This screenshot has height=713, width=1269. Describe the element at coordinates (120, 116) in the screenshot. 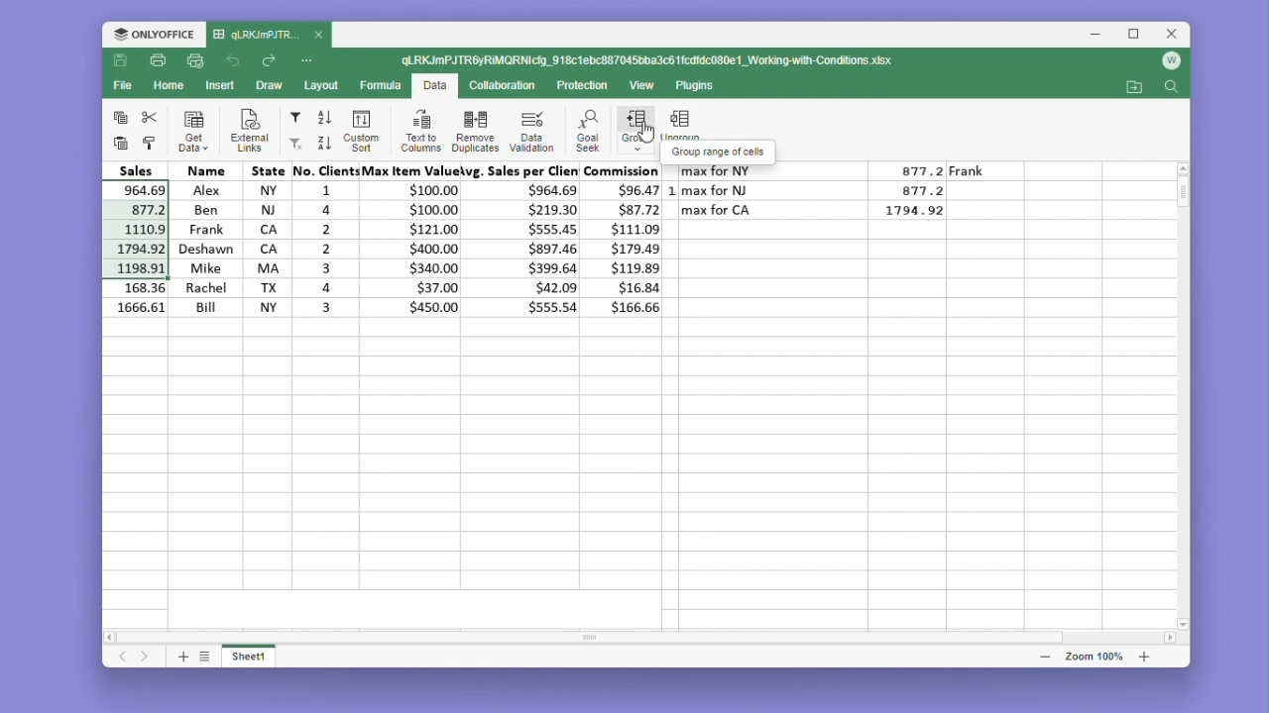

I see `copy` at that location.